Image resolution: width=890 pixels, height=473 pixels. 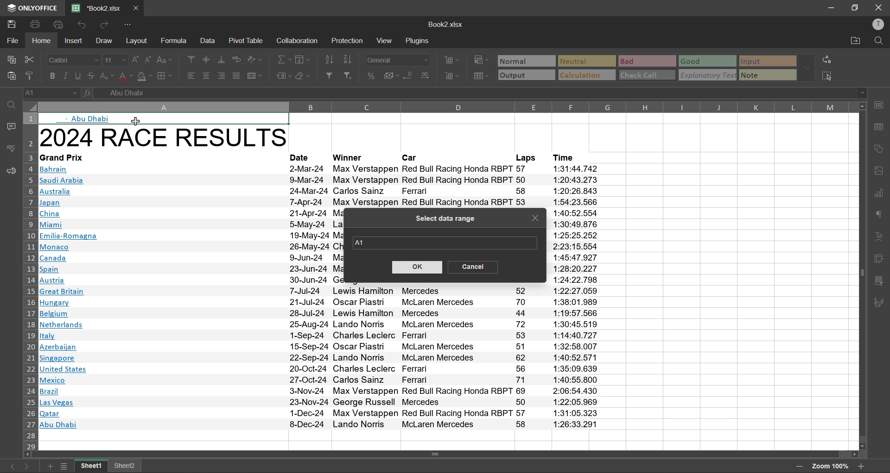 What do you see at coordinates (858, 276) in the screenshot?
I see `Horizontal Scrollbar` at bounding box center [858, 276].